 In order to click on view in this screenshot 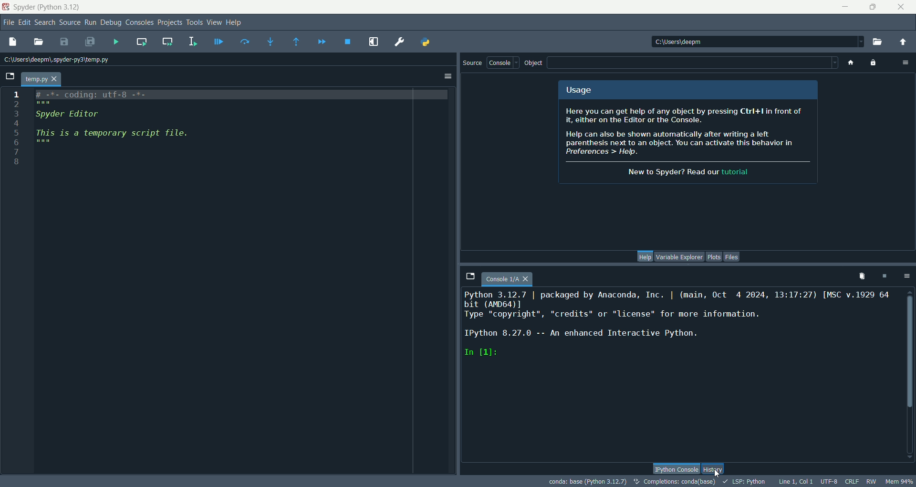, I will do `click(213, 22)`.